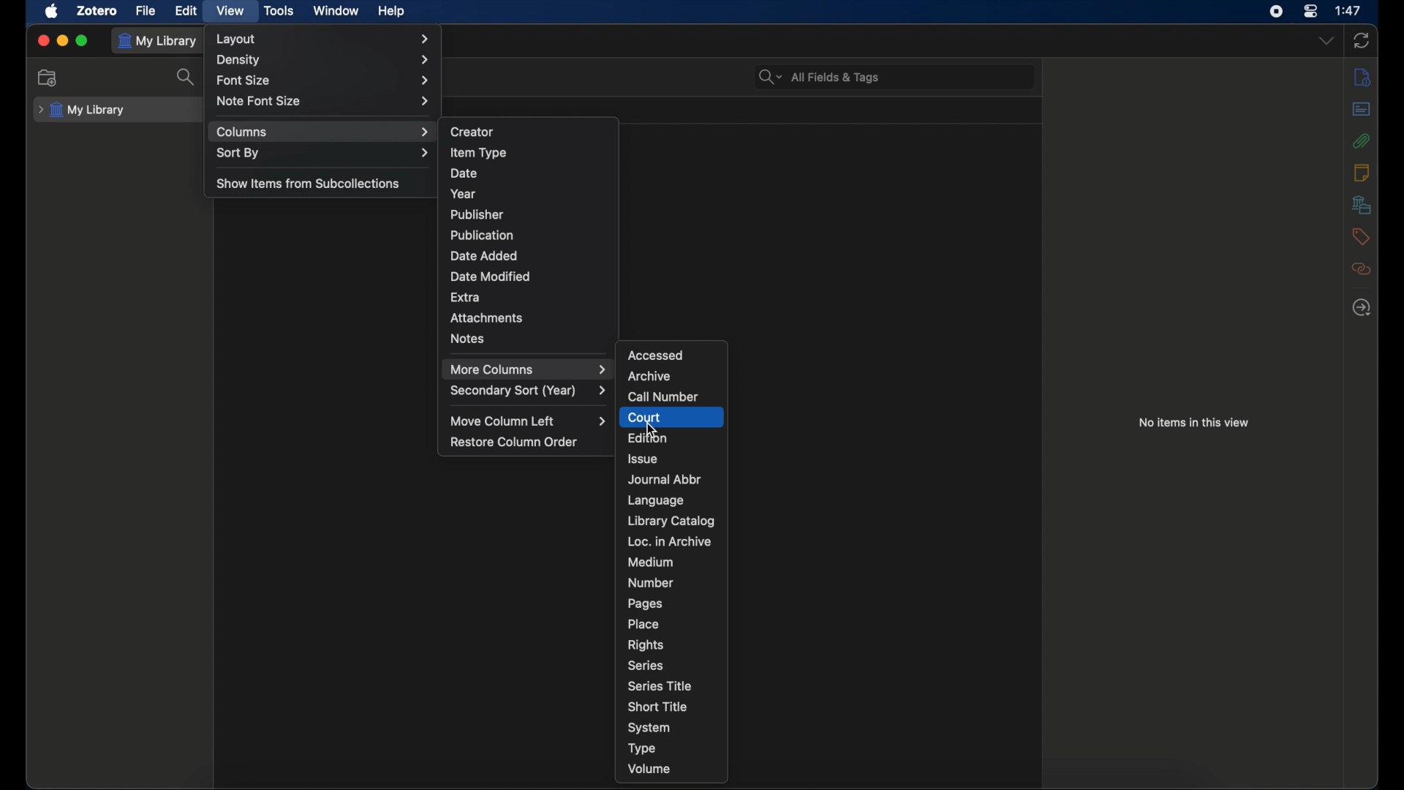  What do you see at coordinates (645, 604) in the screenshot?
I see `pages` at bounding box center [645, 604].